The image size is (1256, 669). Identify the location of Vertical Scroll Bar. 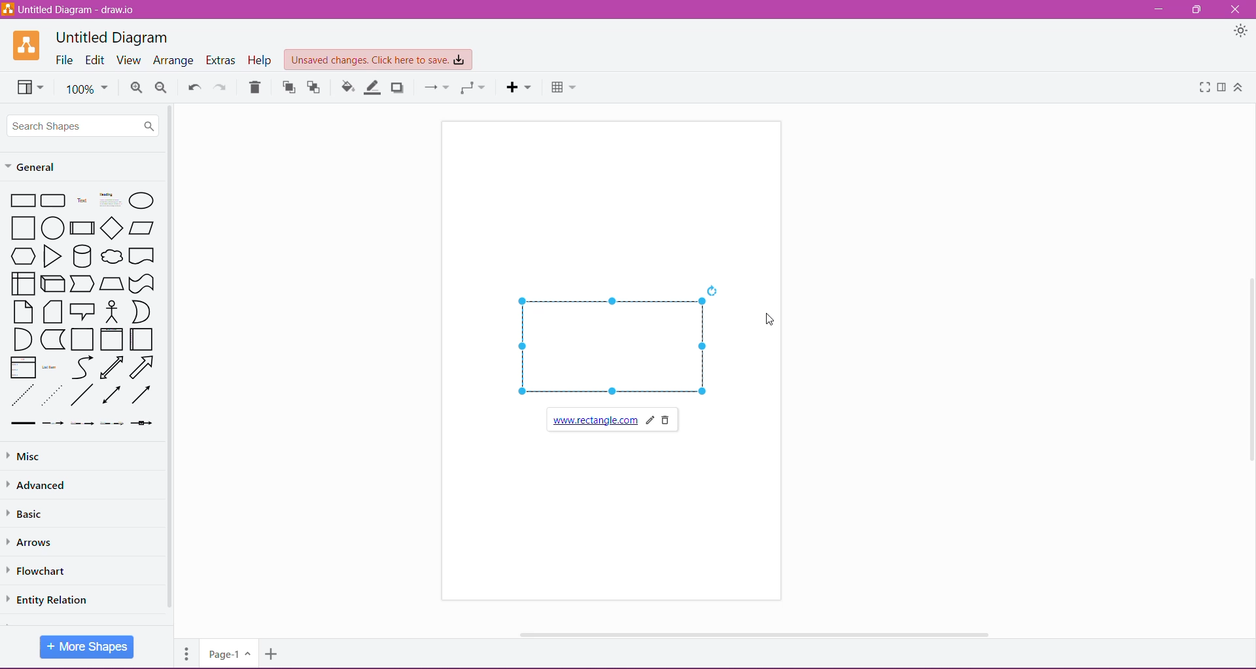
(171, 364).